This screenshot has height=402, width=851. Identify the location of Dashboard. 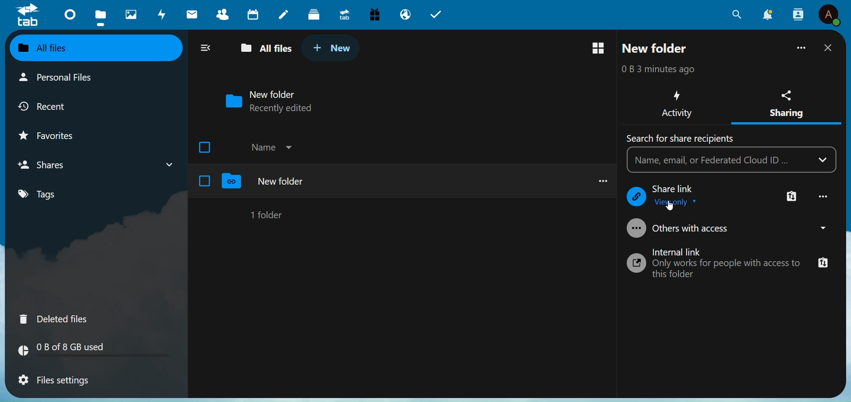
(67, 14).